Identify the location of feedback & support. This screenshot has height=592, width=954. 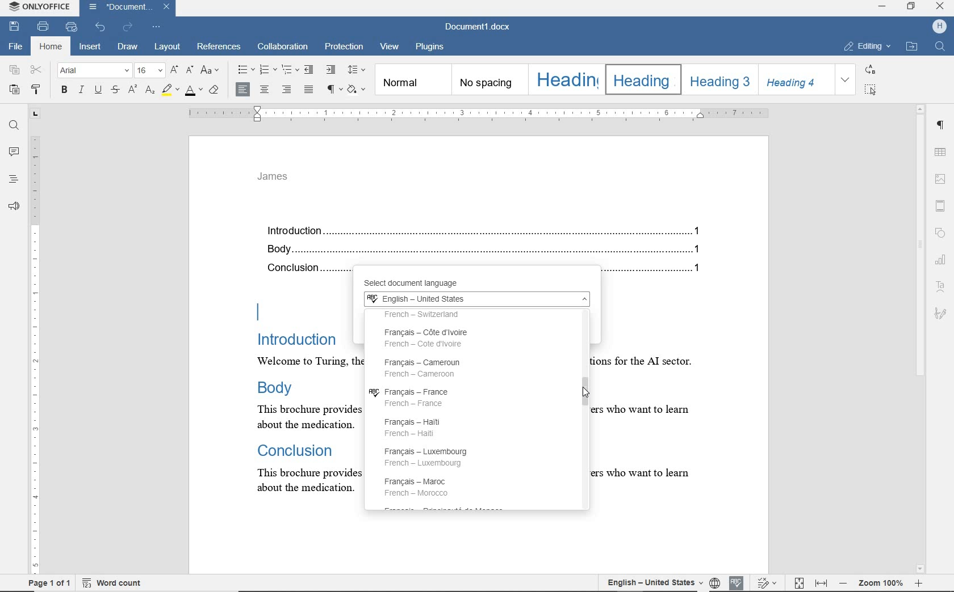
(12, 206).